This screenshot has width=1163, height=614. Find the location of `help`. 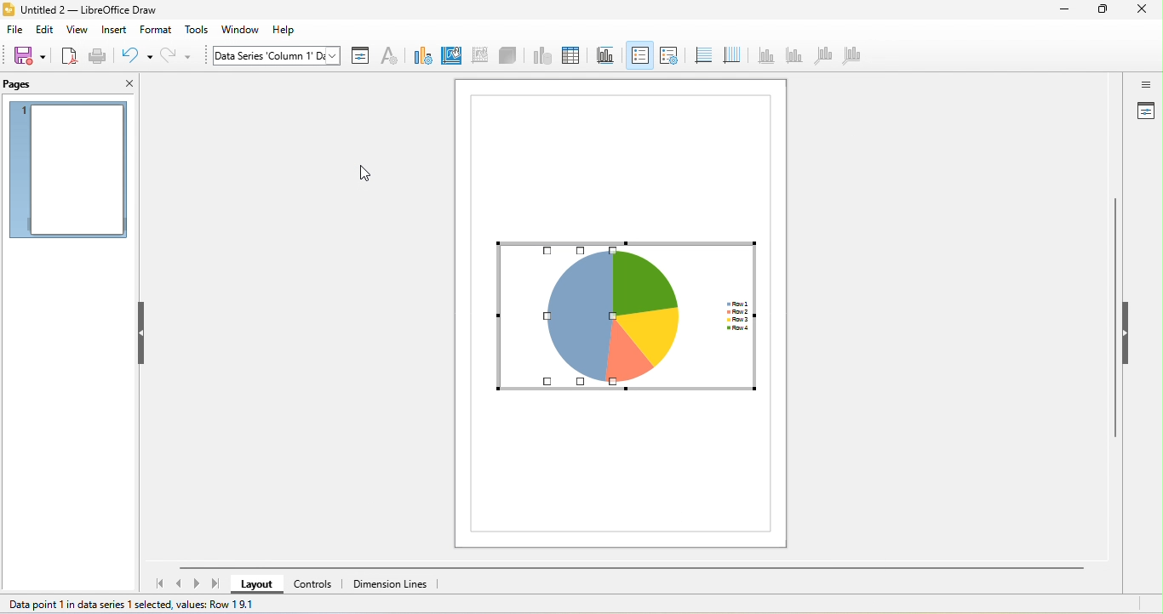

help is located at coordinates (288, 30).